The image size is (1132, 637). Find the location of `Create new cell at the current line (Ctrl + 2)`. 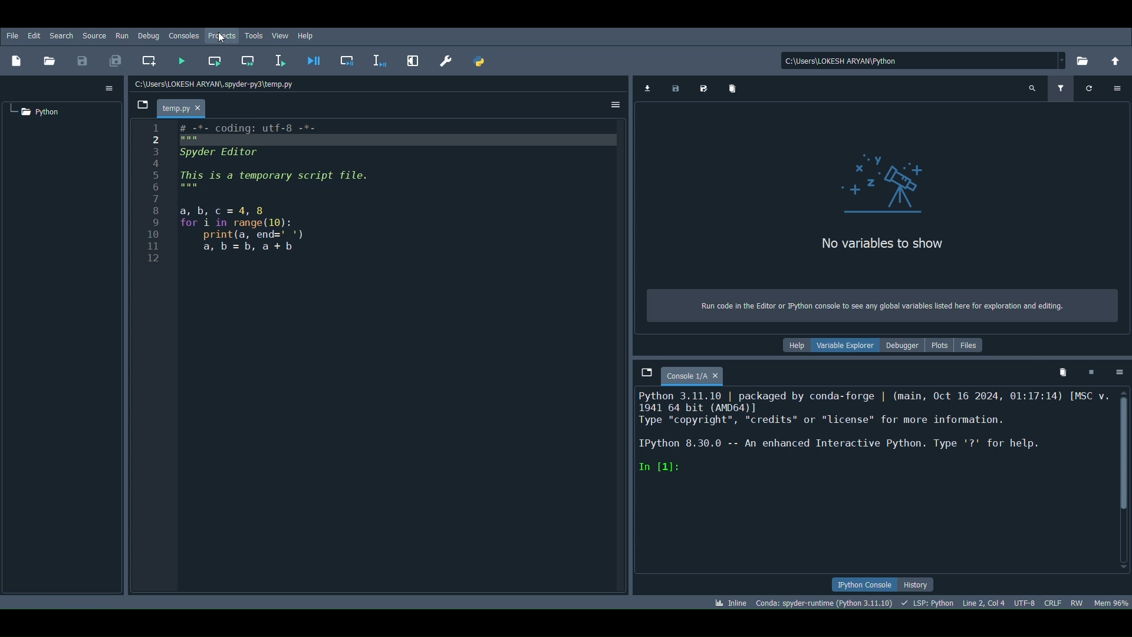

Create new cell at the current line (Ctrl + 2) is located at coordinates (148, 58).